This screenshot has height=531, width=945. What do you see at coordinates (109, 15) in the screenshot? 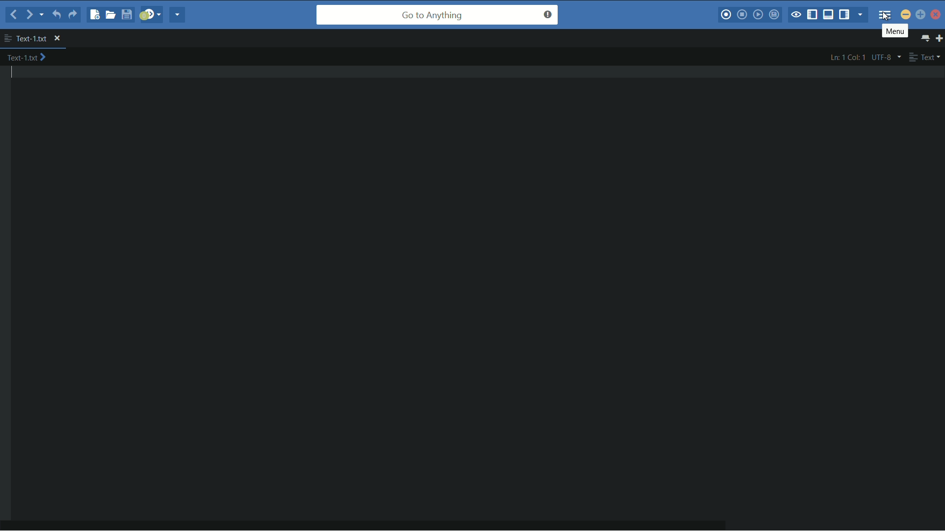
I see `open file` at bounding box center [109, 15].